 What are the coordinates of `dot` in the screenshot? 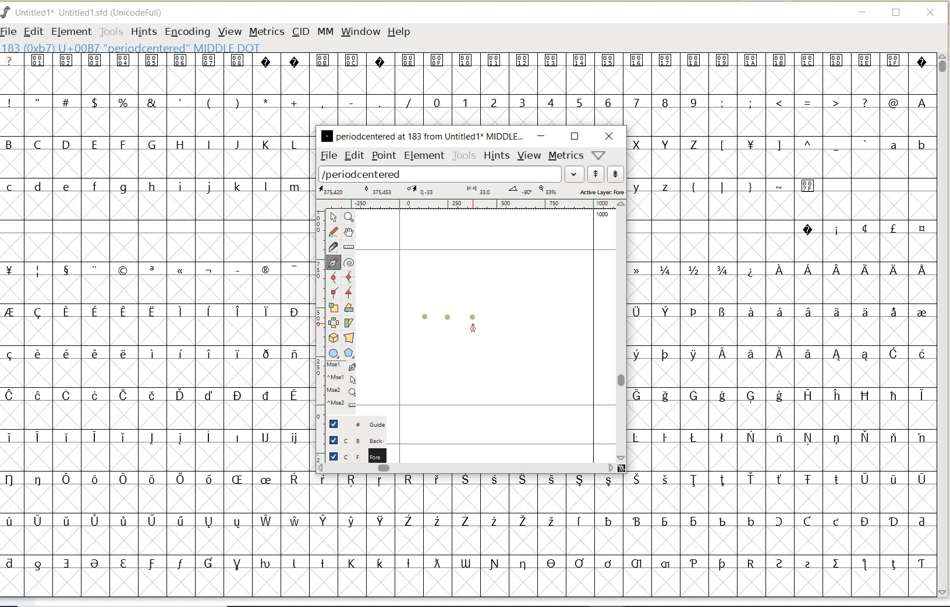 It's located at (448, 316).